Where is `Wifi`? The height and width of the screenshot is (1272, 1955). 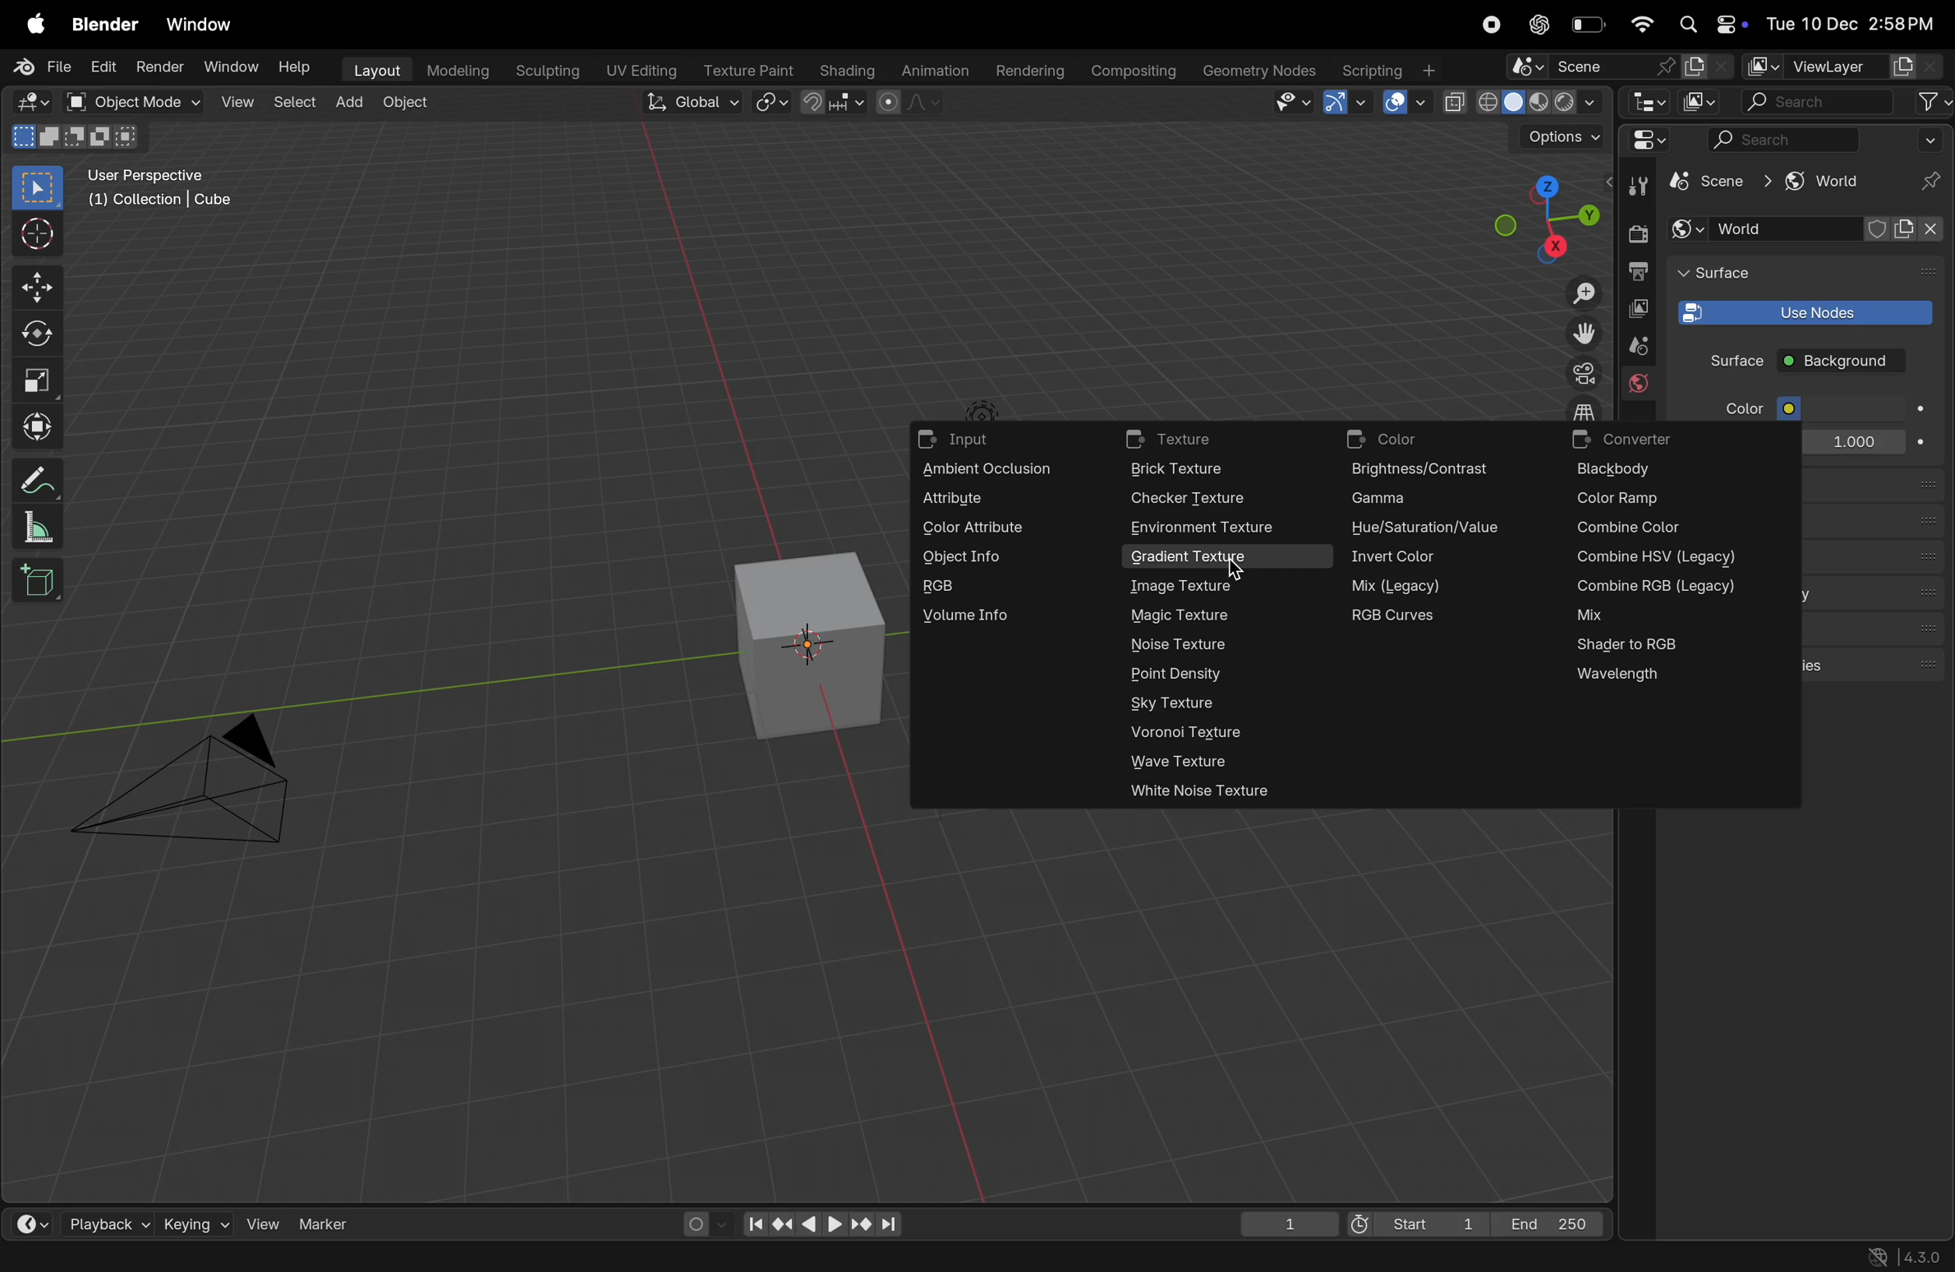 Wifi is located at coordinates (1641, 25).